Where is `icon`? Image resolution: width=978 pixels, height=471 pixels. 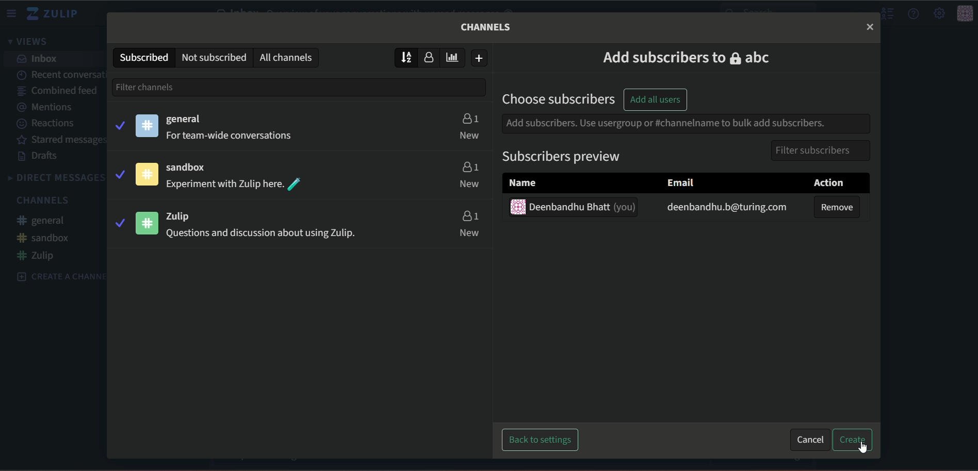 icon is located at coordinates (515, 206).